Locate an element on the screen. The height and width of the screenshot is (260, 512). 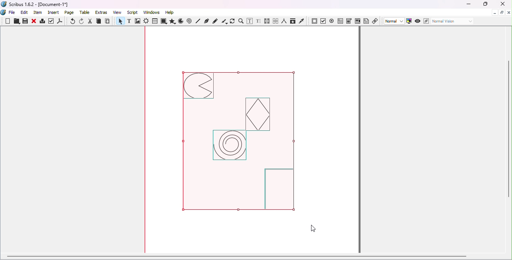
Help is located at coordinates (169, 12).